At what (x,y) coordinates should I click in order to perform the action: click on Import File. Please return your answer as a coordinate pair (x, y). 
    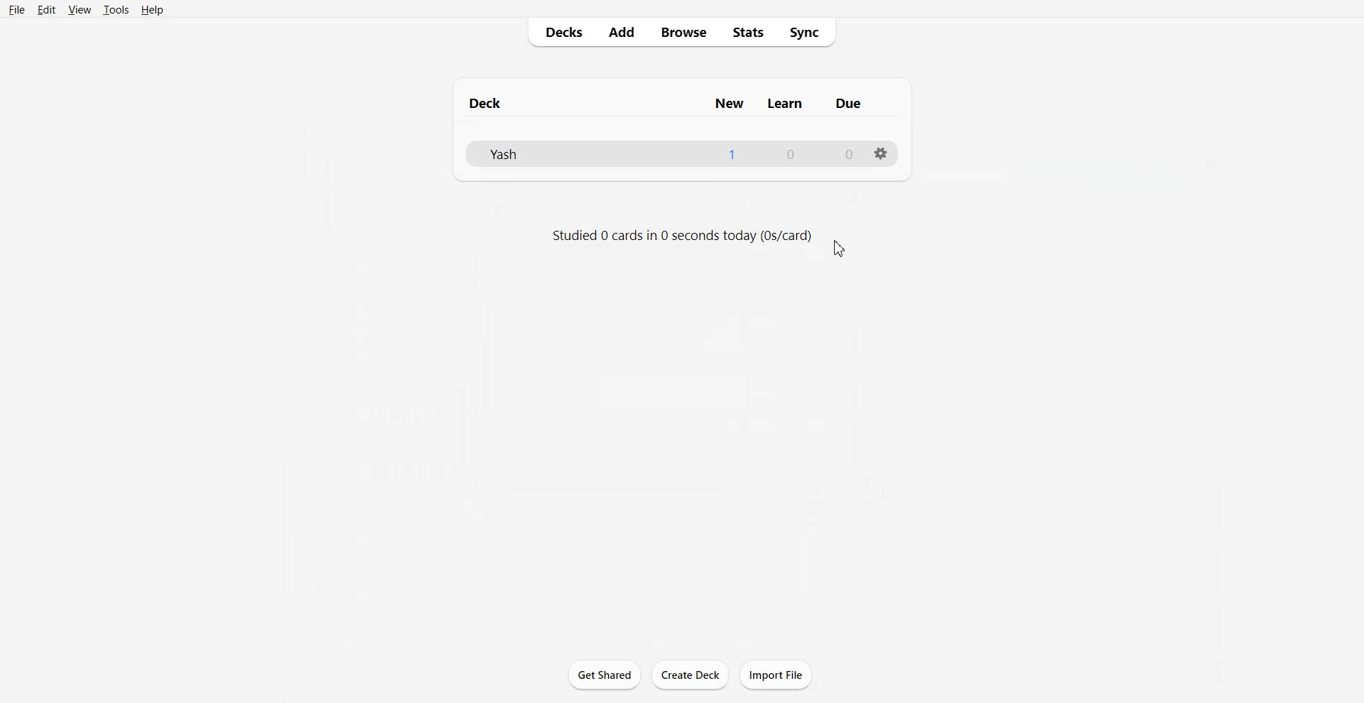
    Looking at the image, I should click on (776, 674).